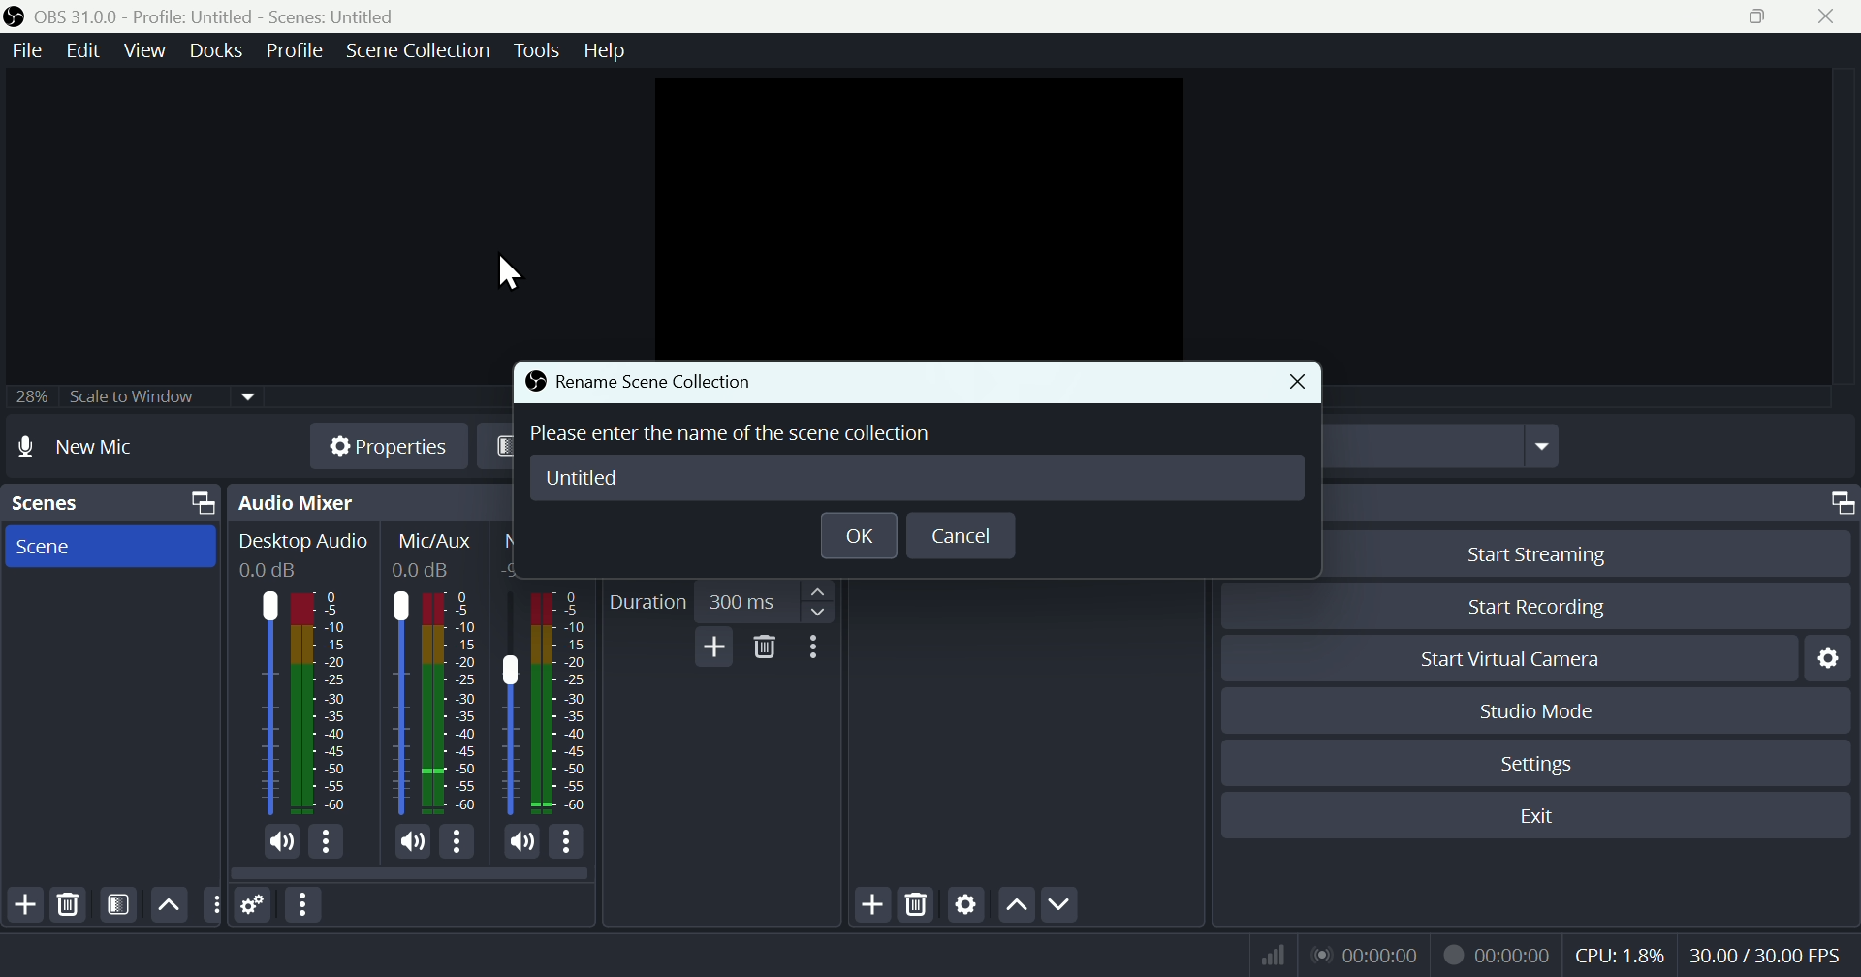  What do you see at coordinates (1065, 902) in the screenshot?
I see `Down` at bounding box center [1065, 902].